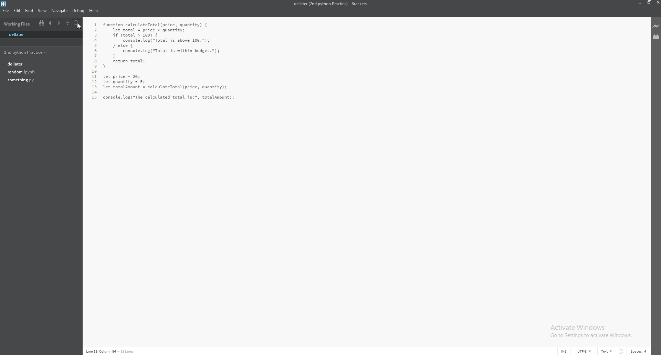 Image resolution: width=661 pixels, height=355 pixels. Describe the element at coordinates (584, 351) in the screenshot. I see `UTF-8` at that location.